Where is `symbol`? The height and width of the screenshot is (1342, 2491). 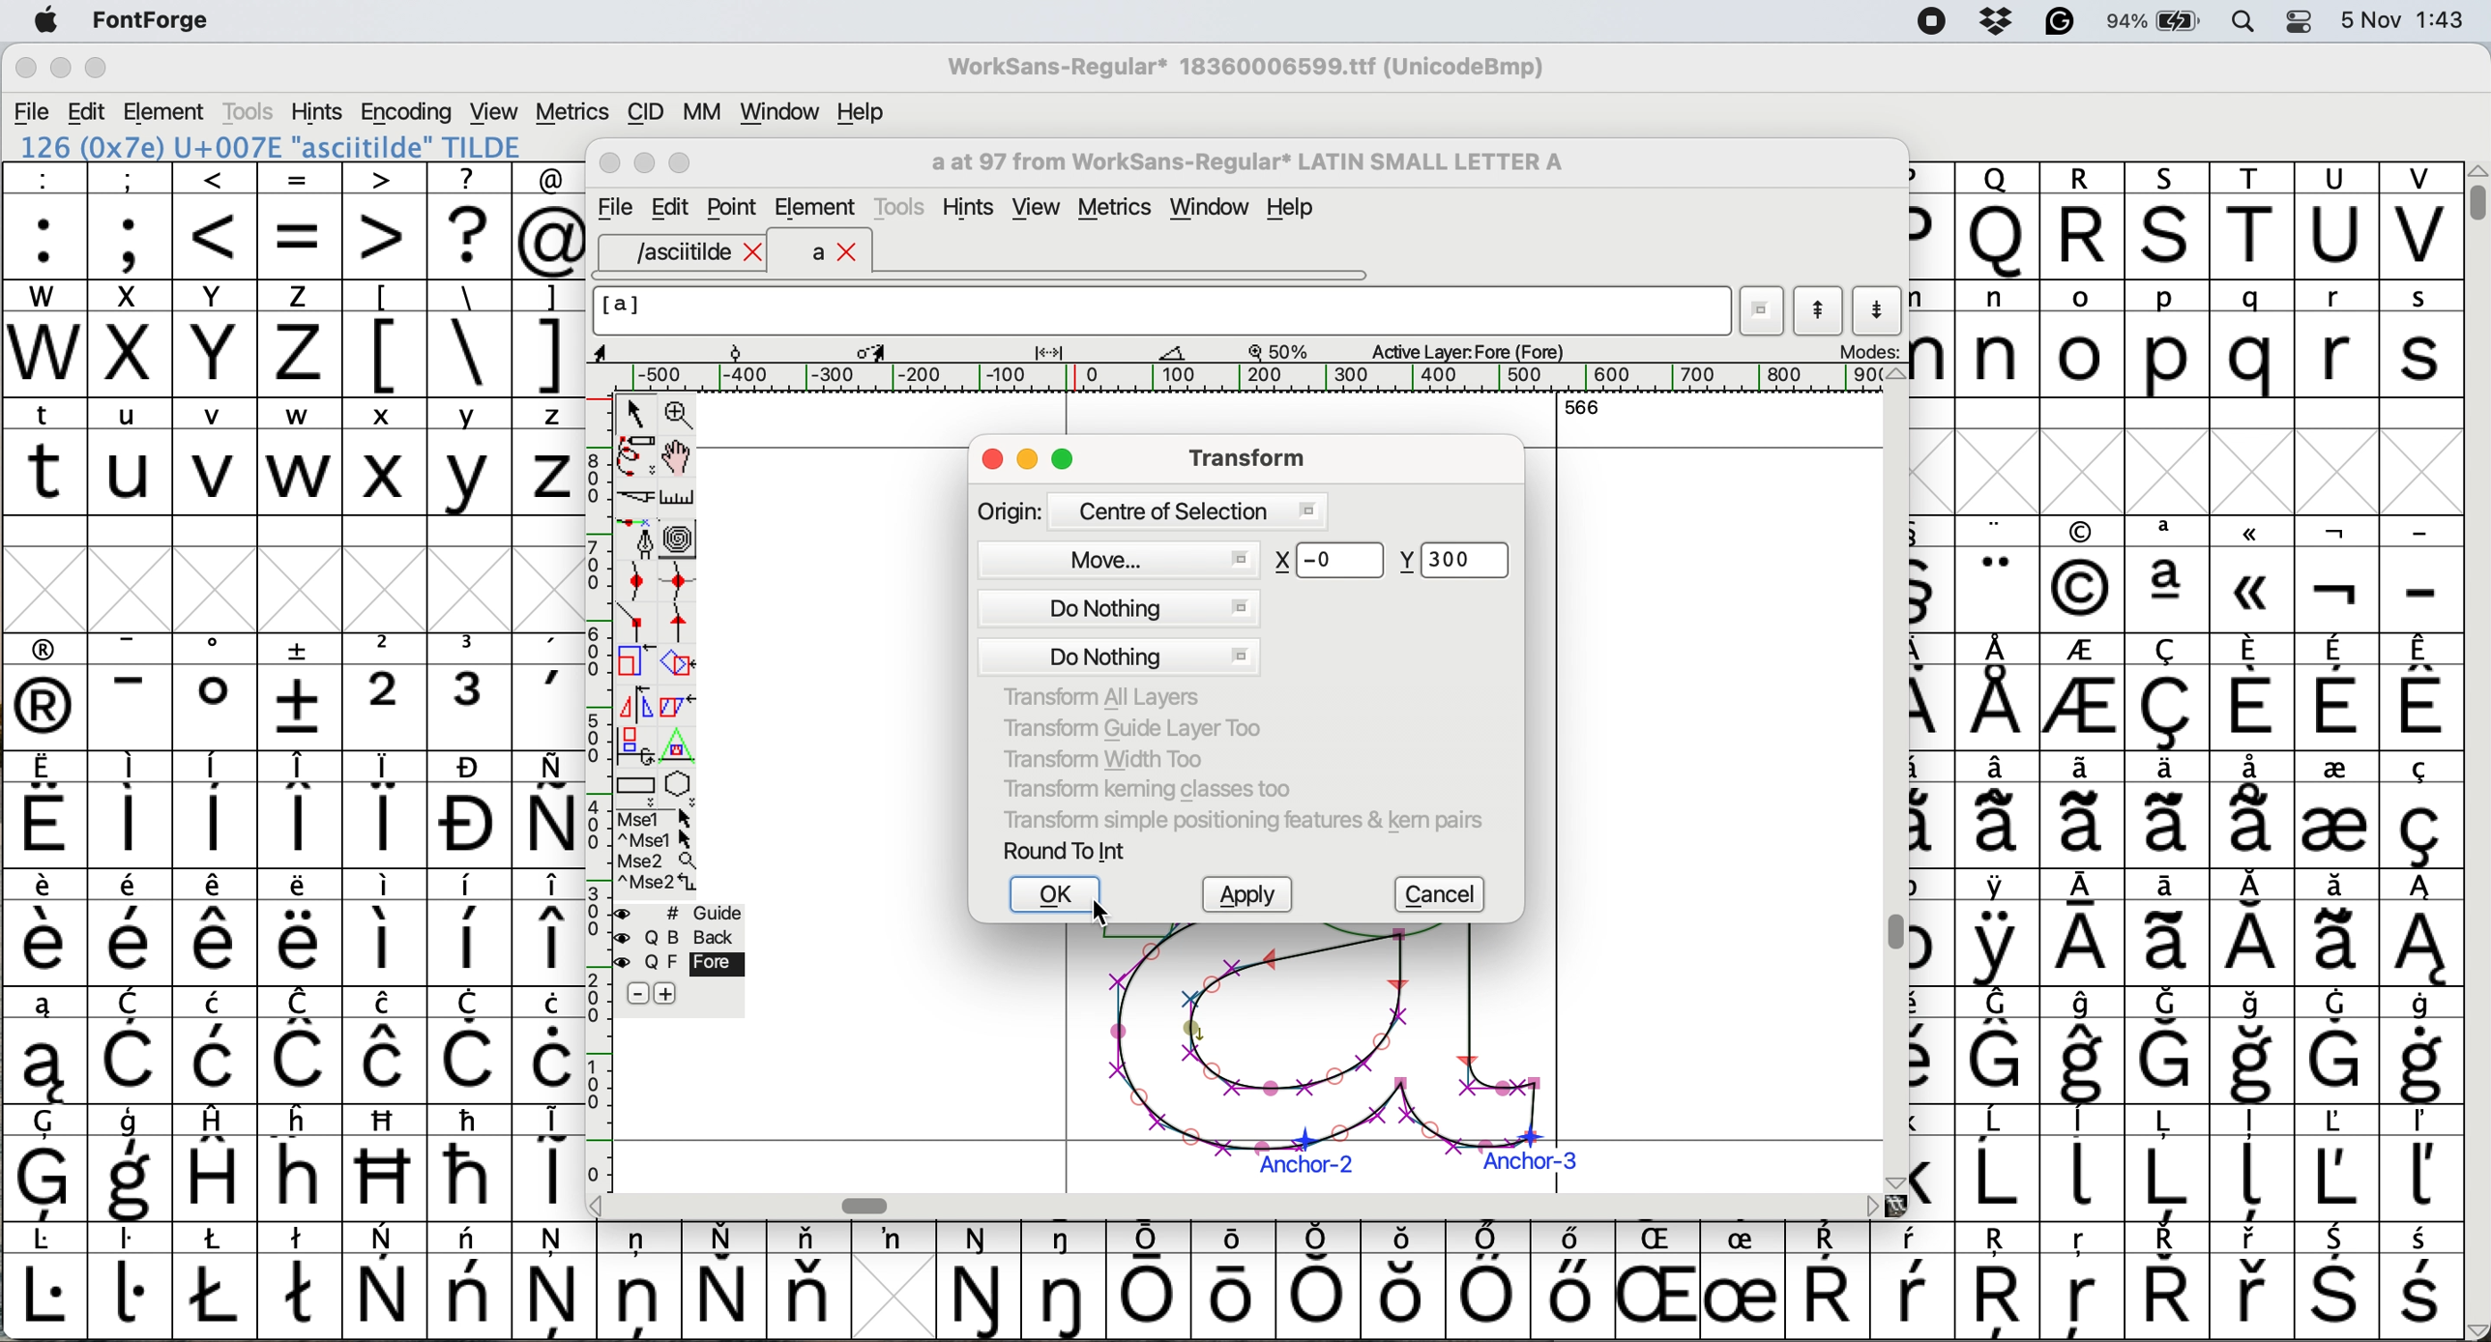 symbol is located at coordinates (129, 810).